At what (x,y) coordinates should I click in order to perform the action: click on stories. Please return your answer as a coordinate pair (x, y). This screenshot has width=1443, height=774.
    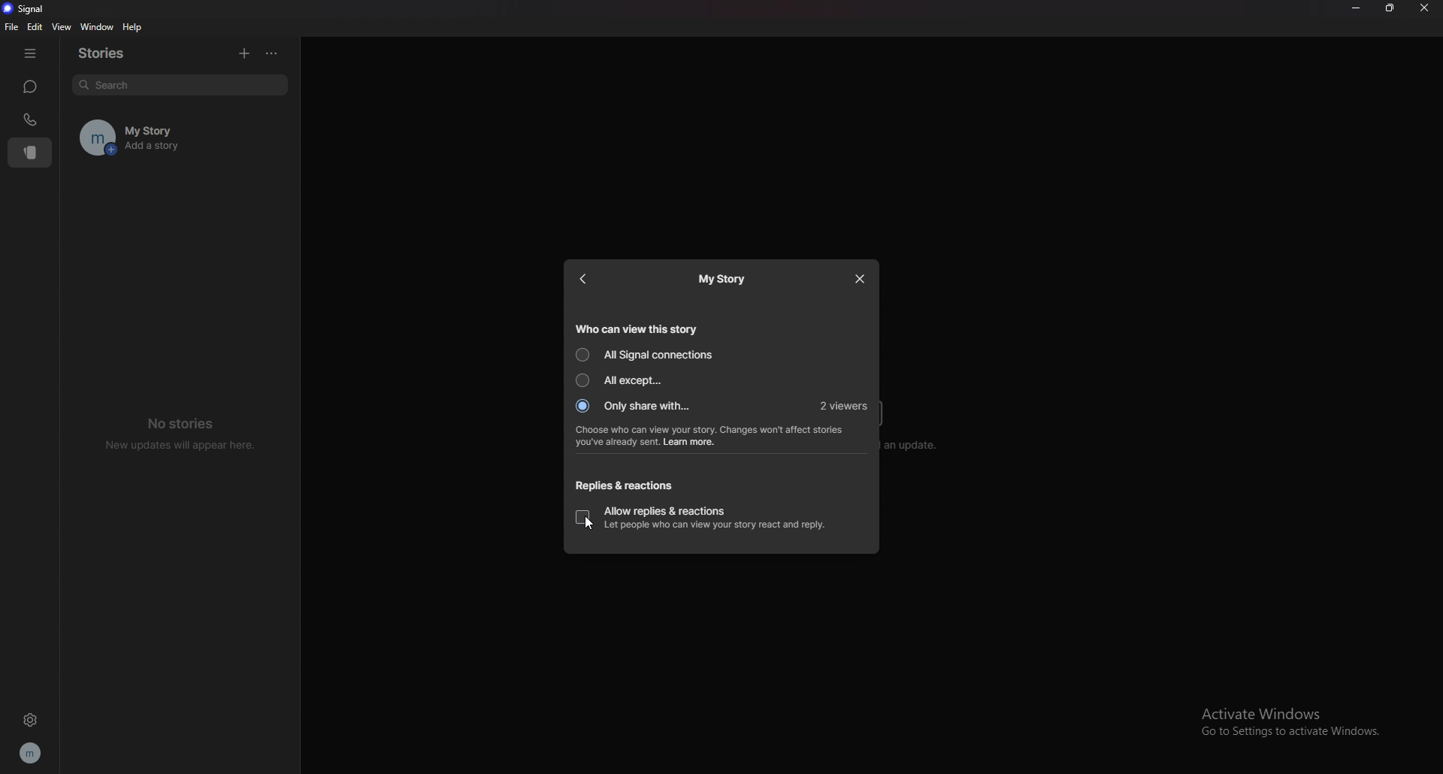
    Looking at the image, I should click on (32, 153).